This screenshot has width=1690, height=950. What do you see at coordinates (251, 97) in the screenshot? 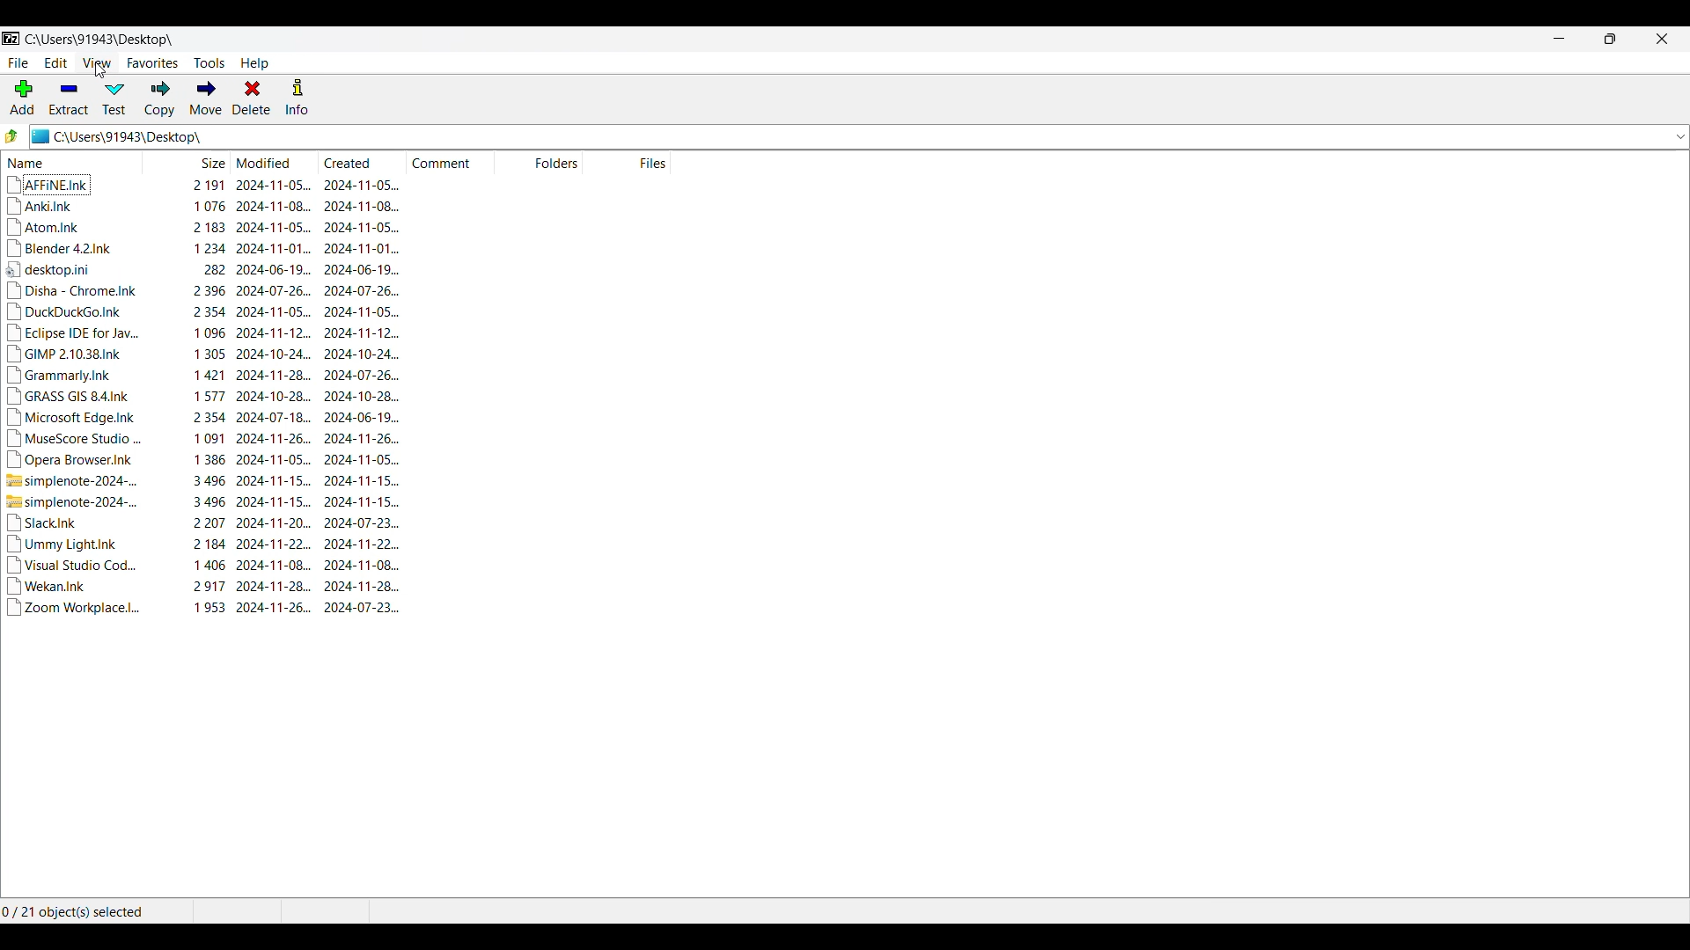
I see `Delete` at bounding box center [251, 97].